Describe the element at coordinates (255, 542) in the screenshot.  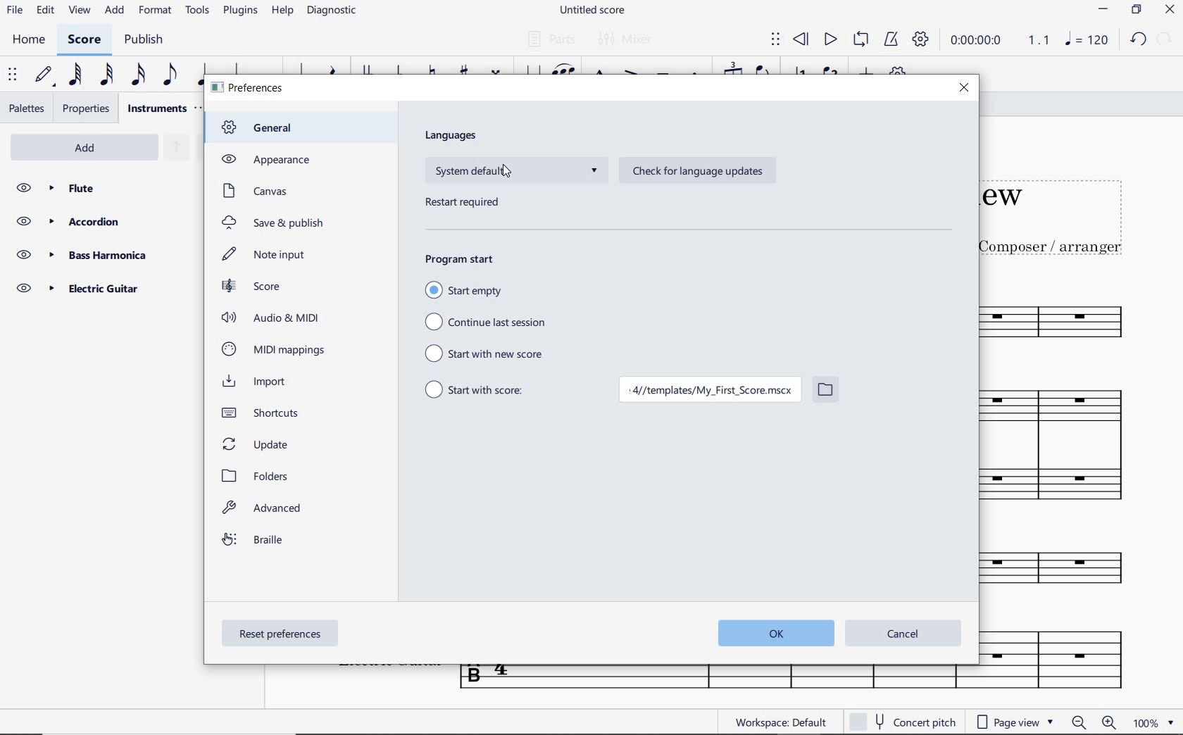
I see `braille` at that location.